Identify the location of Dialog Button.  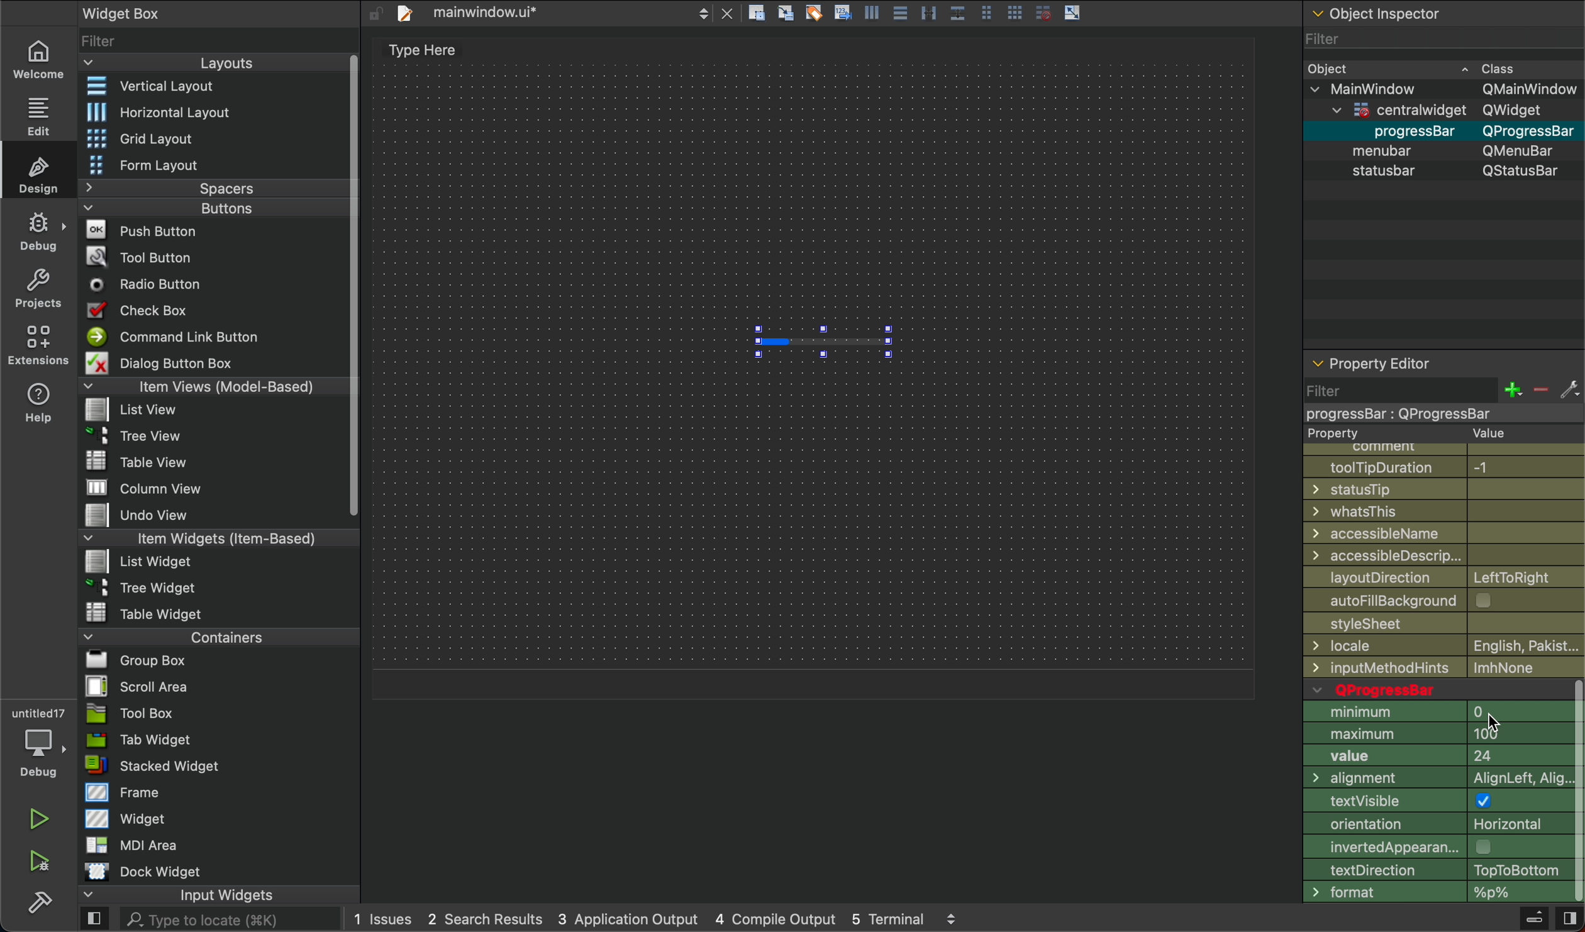
(174, 362).